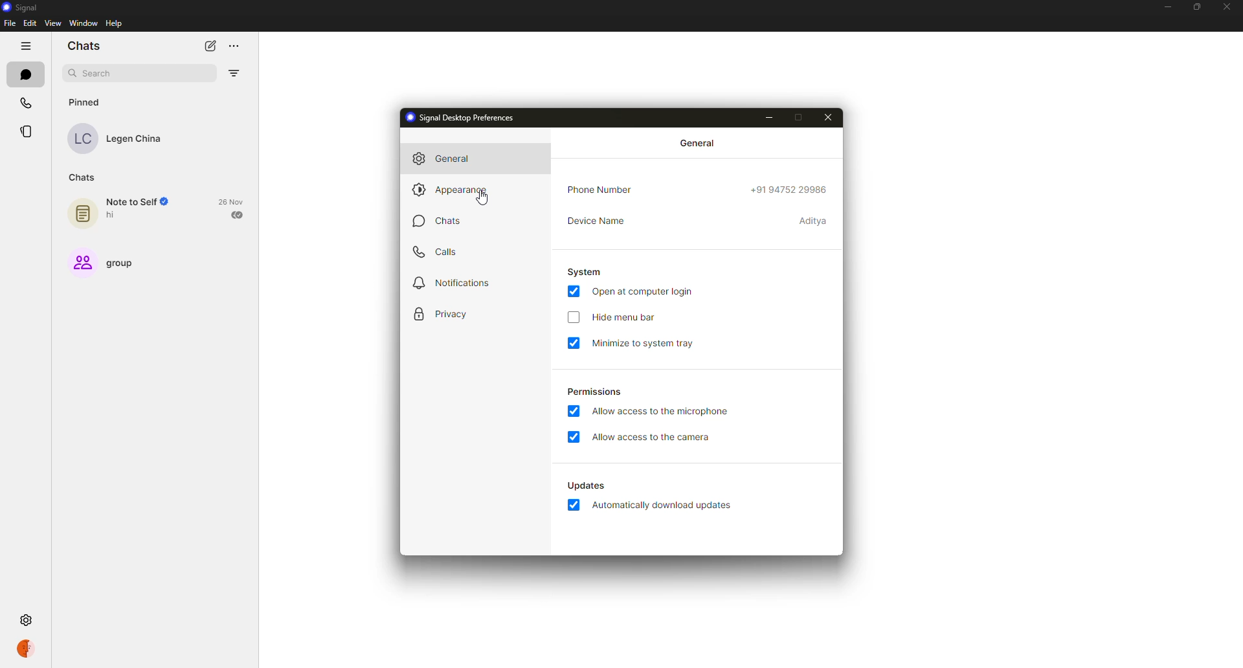 This screenshot has width=1243, height=668. I want to click on window, so click(83, 24).